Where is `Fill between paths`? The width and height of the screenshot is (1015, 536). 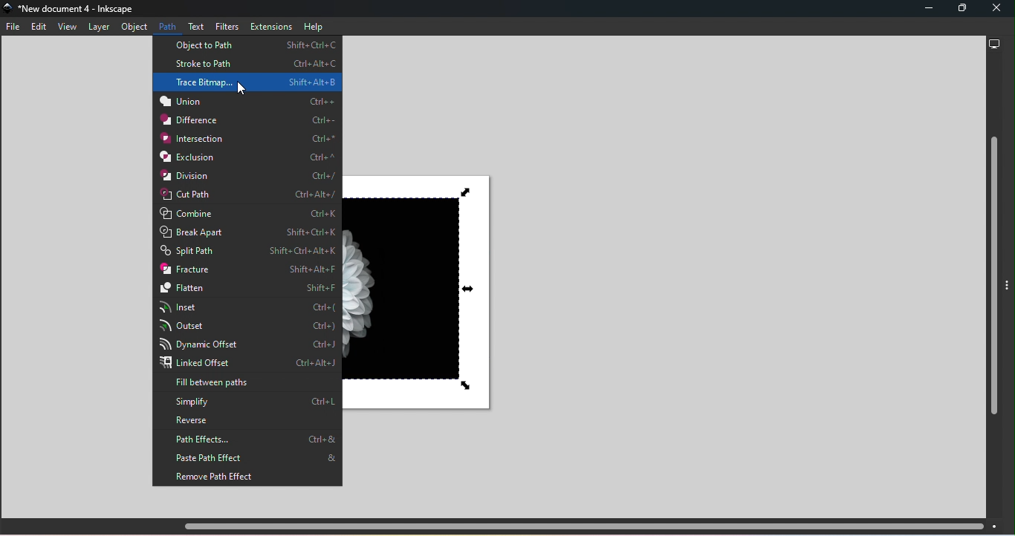 Fill between paths is located at coordinates (252, 383).